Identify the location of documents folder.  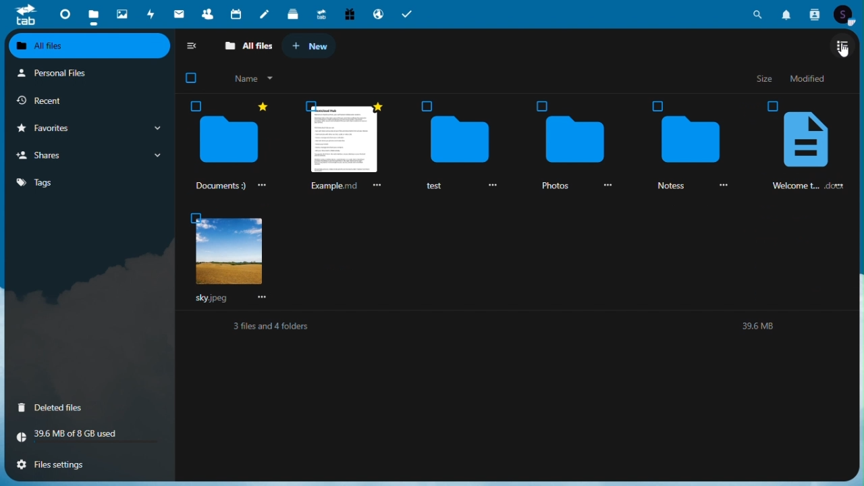
(230, 142).